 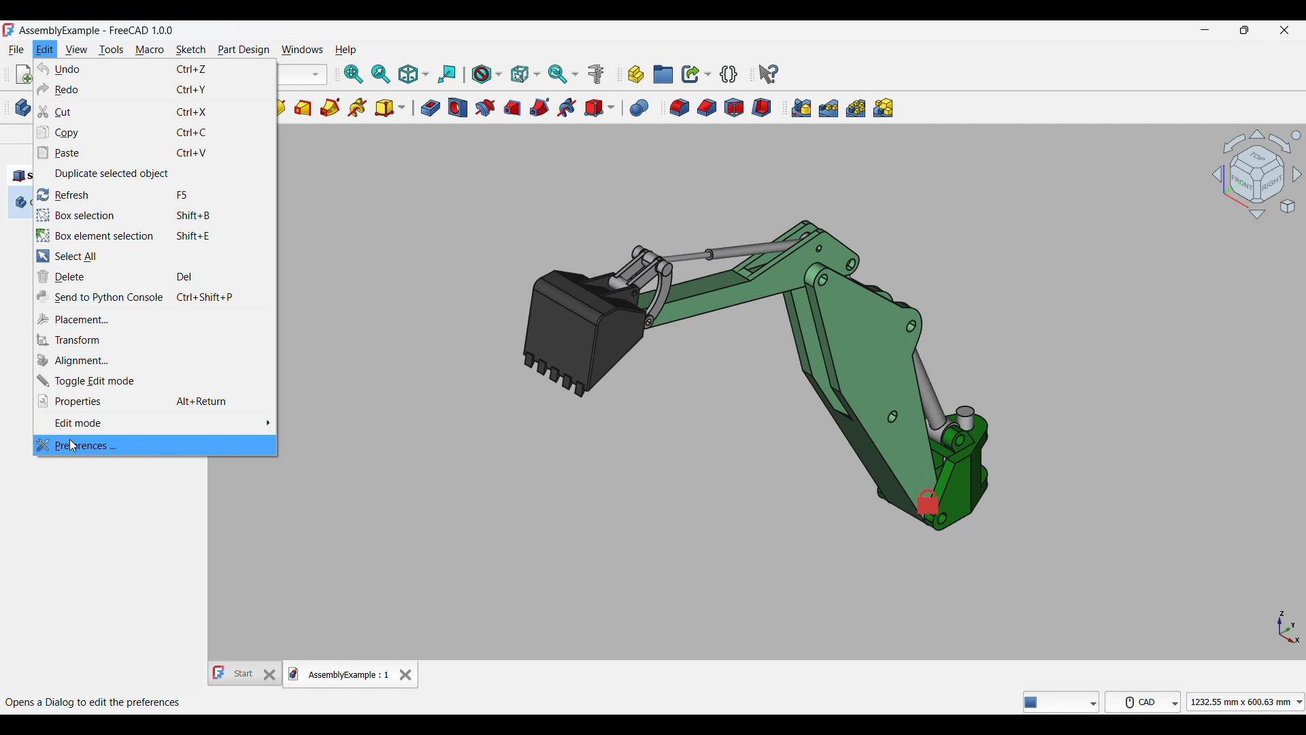 I want to click on Measure, so click(x=597, y=74).